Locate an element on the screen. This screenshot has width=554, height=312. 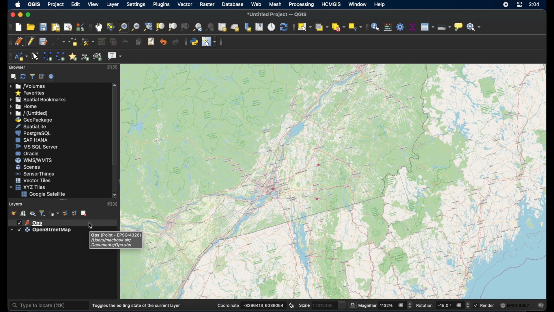
open street map is located at coordinates (436, 181).